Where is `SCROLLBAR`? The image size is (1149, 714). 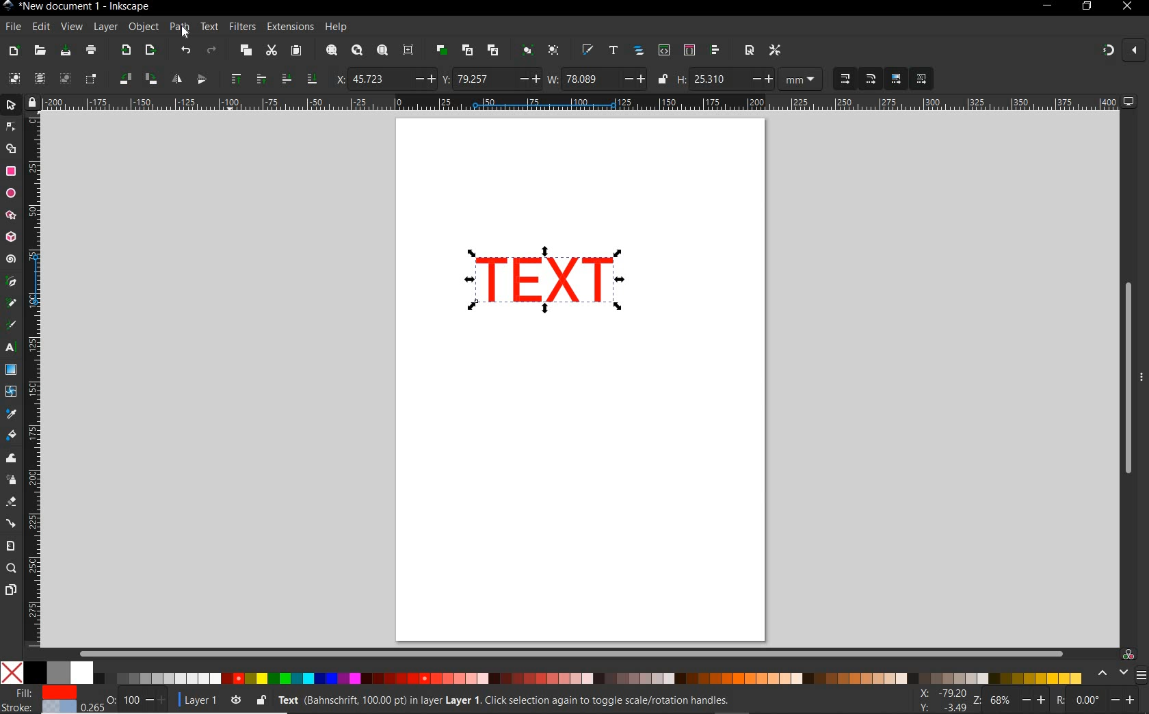
SCROLLBAR is located at coordinates (1123, 377).